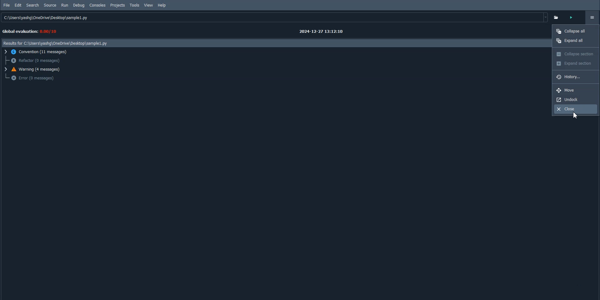 Image resolution: width=600 pixels, height=300 pixels. What do you see at coordinates (575, 40) in the screenshot?
I see `Expand All` at bounding box center [575, 40].